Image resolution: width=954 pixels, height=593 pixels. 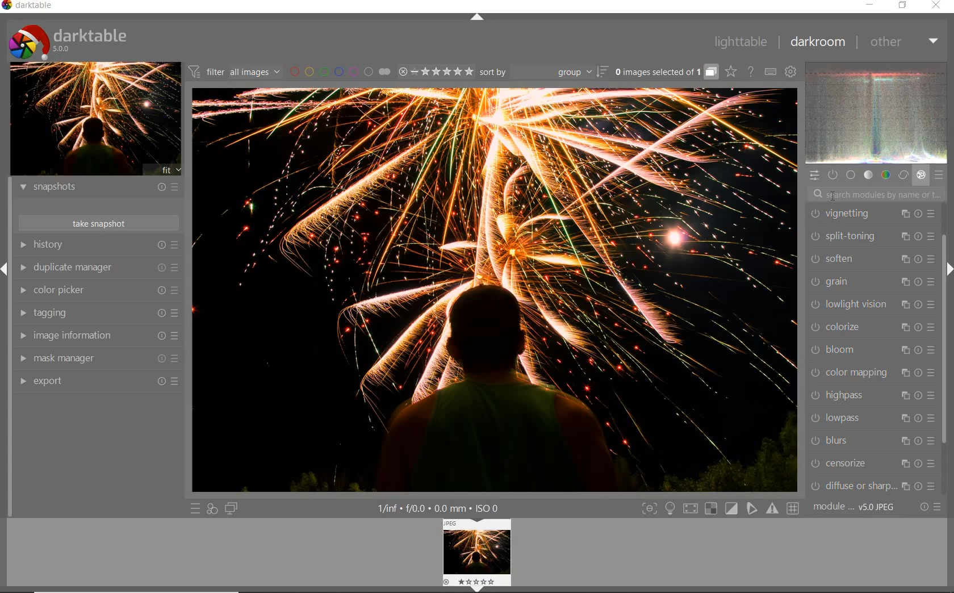 What do you see at coordinates (666, 71) in the screenshot?
I see `grouped images` at bounding box center [666, 71].